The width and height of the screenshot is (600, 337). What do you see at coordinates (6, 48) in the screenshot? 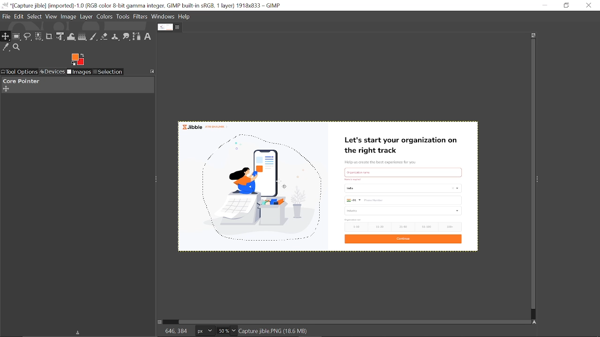
I see `Color picker tool` at bounding box center [6, 48].